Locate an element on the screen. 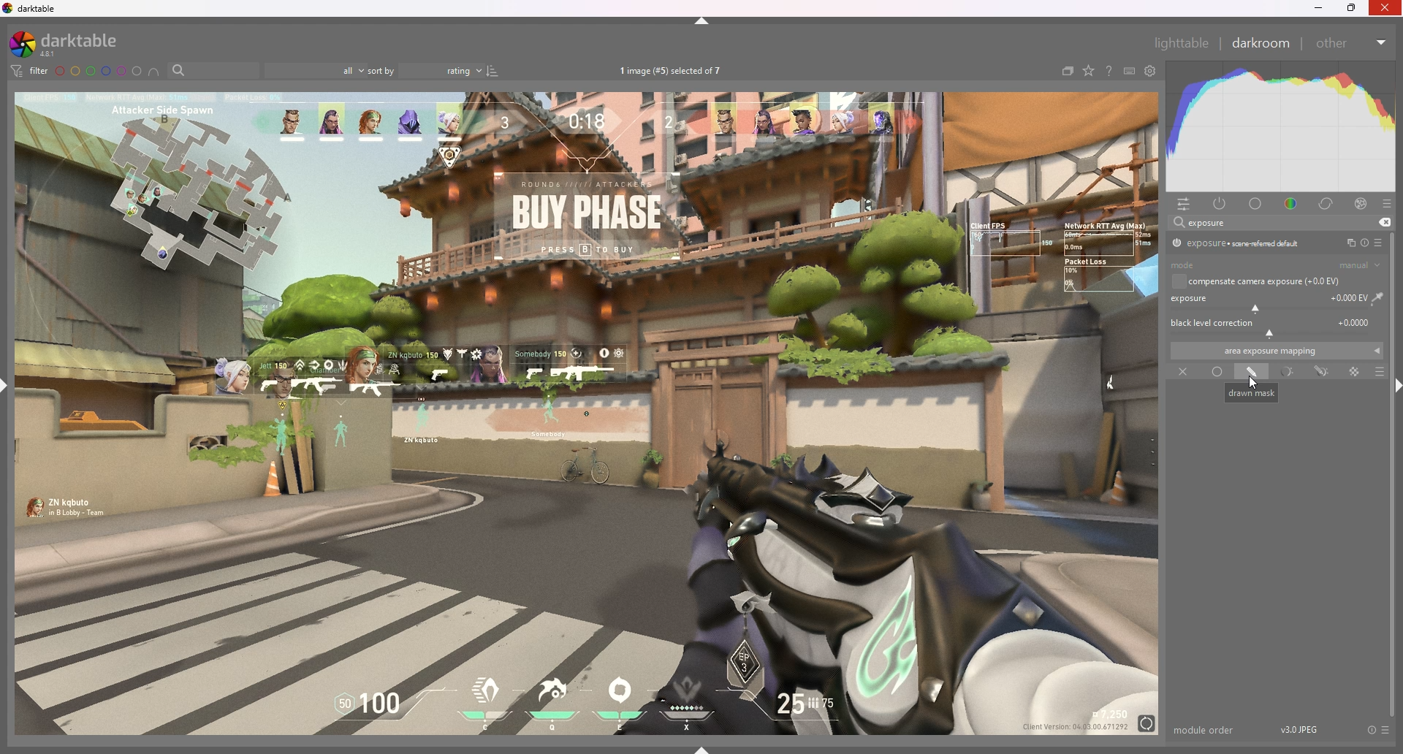  mode is located at coordinates (1276, 266).